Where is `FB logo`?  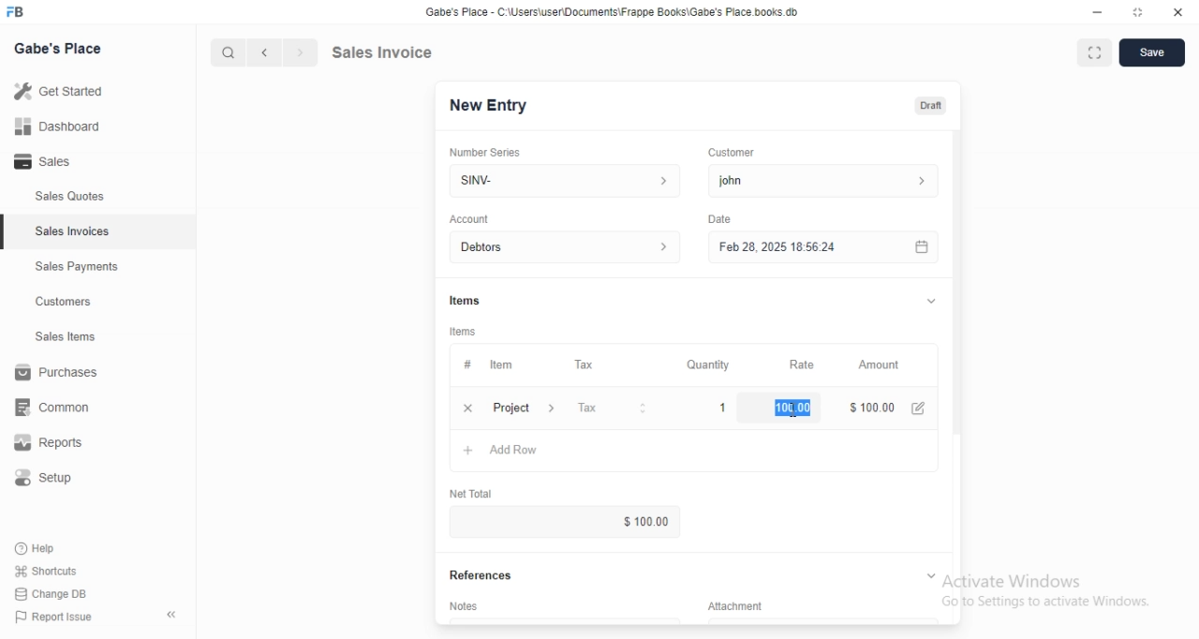 FB logo is located at coordinates (19, 12).